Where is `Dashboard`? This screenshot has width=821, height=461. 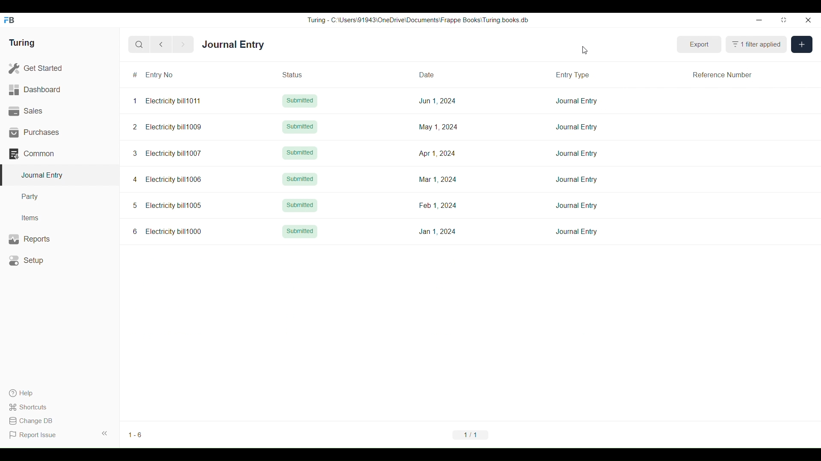
Dashboard is located at coordinates (59, 90).